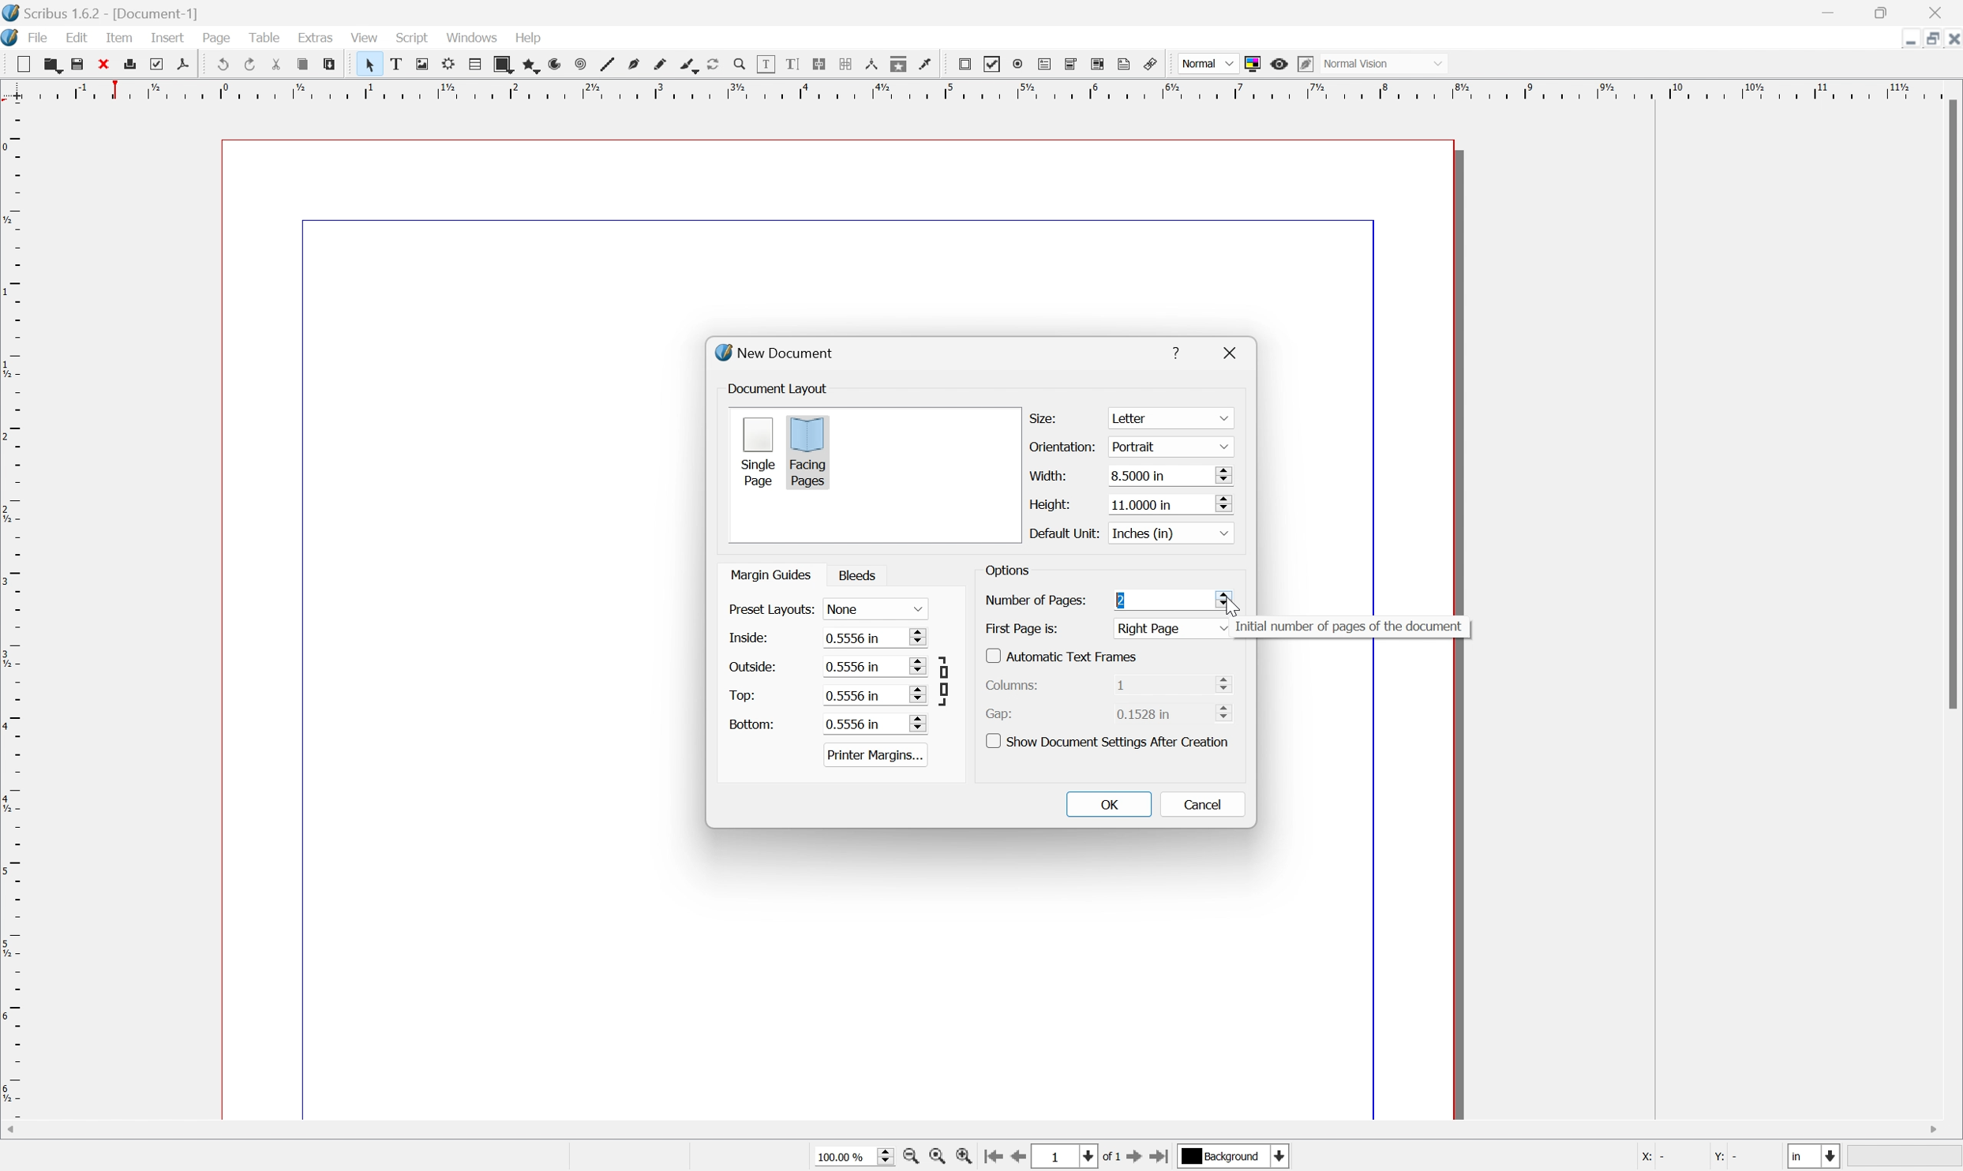  I want to click on Line, so click(604, 65).